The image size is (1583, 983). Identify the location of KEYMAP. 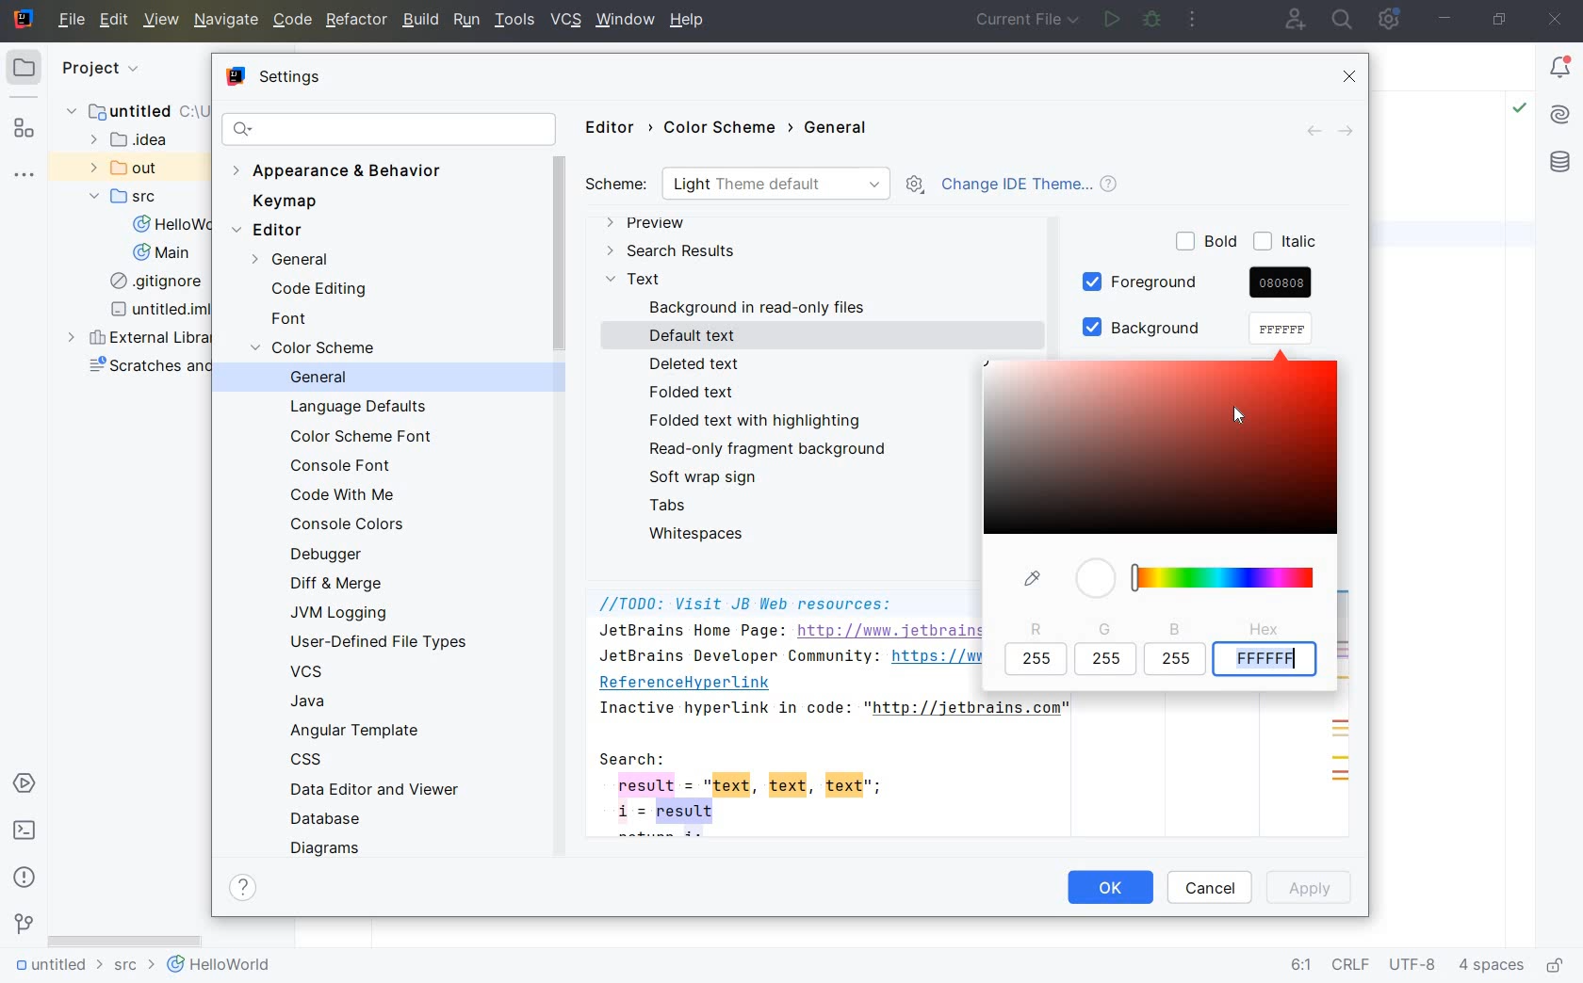
(289, 201).